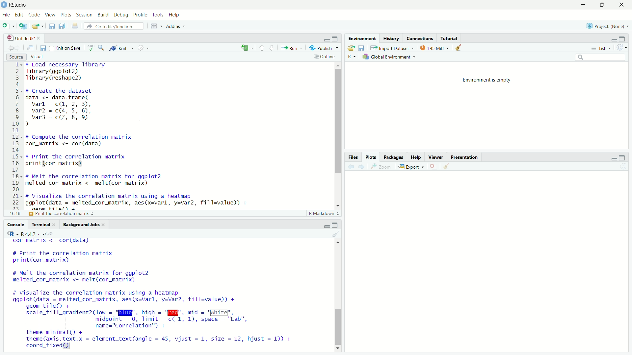  I want to click on RStudio, so click(19, 5).